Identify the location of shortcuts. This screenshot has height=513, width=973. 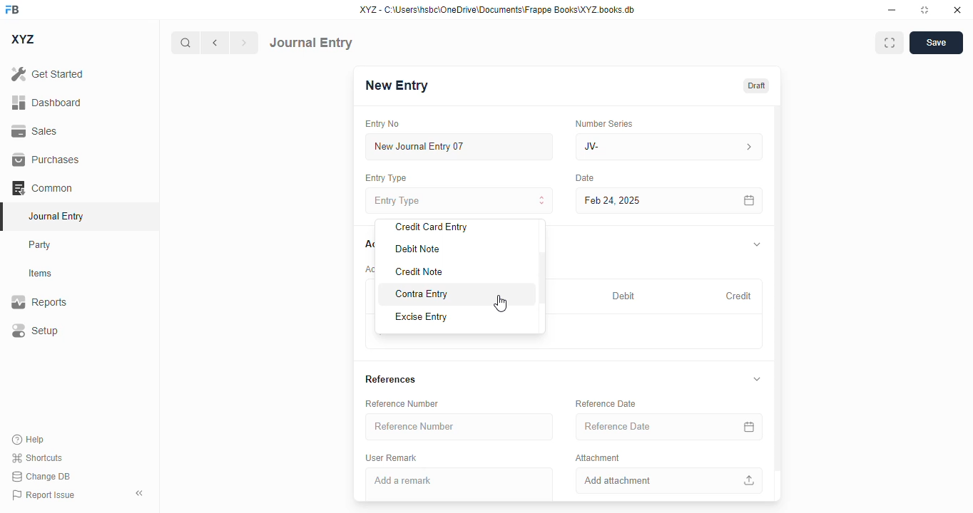
(37, 457).